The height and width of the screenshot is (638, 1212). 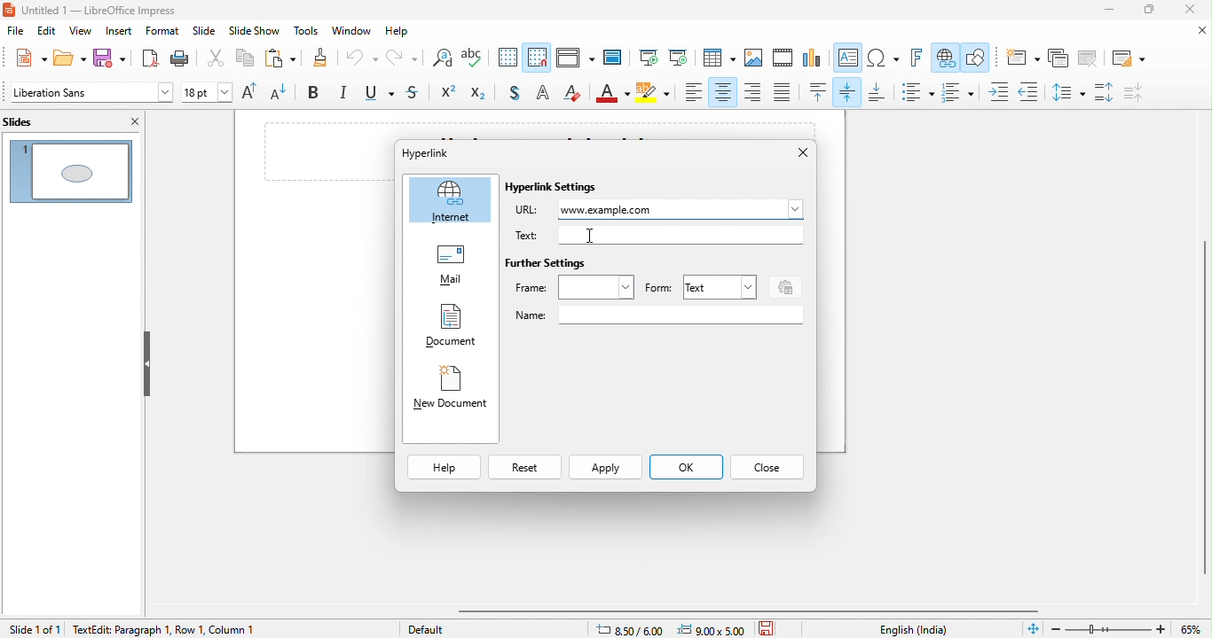 What do you see at coordinates (574, 59) in the screenshot?
I see `display view` at bounding box center [574, 59].